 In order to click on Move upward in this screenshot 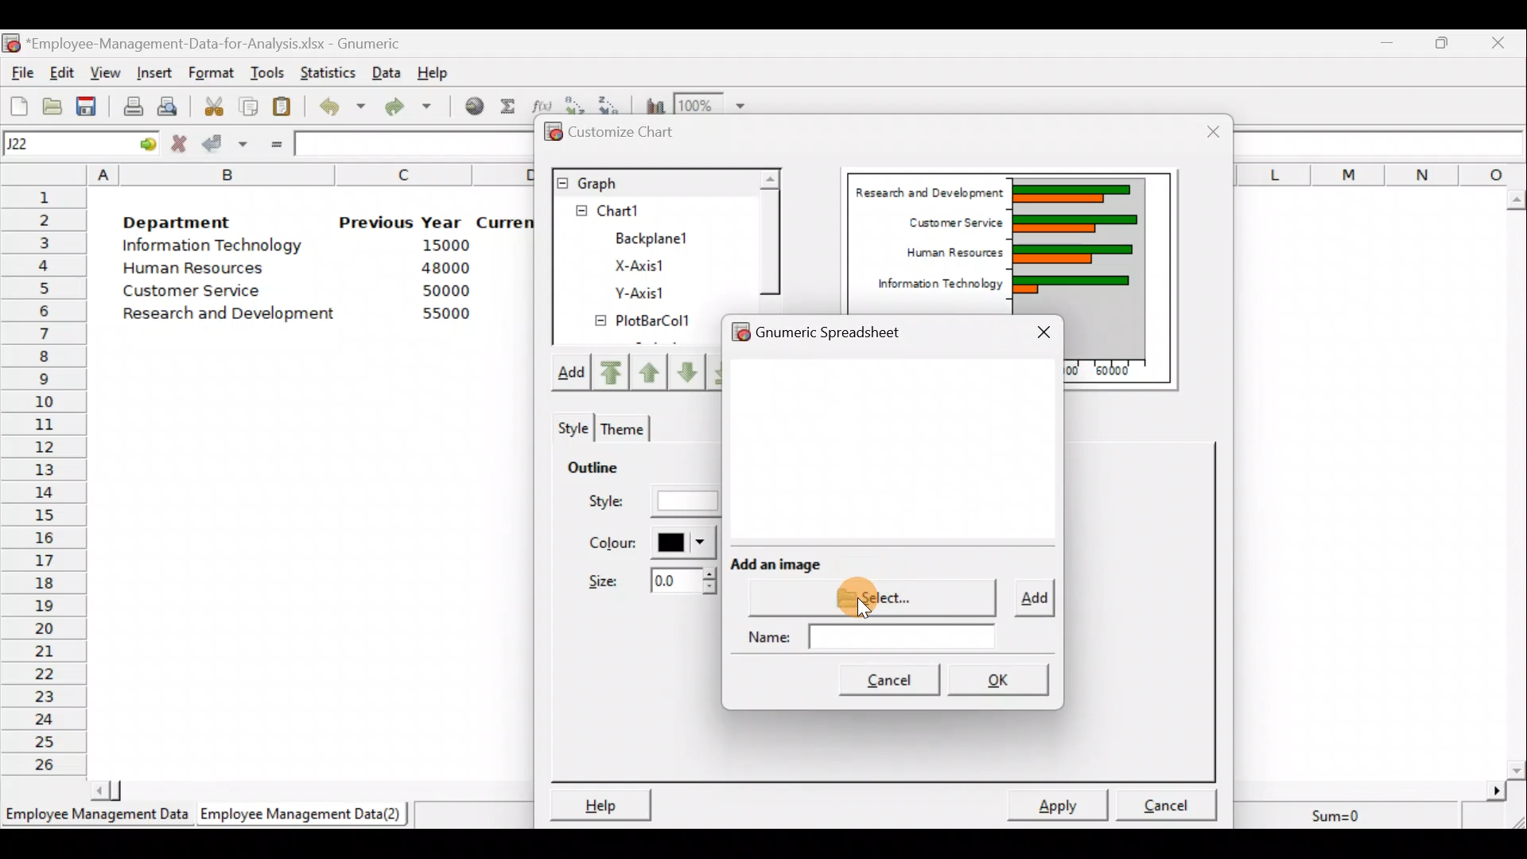, I will do `click(616, 371)`.